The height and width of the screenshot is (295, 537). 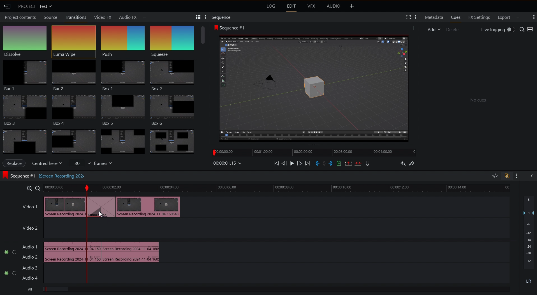 I want to click on Collapse, so click(x=531, y=176).